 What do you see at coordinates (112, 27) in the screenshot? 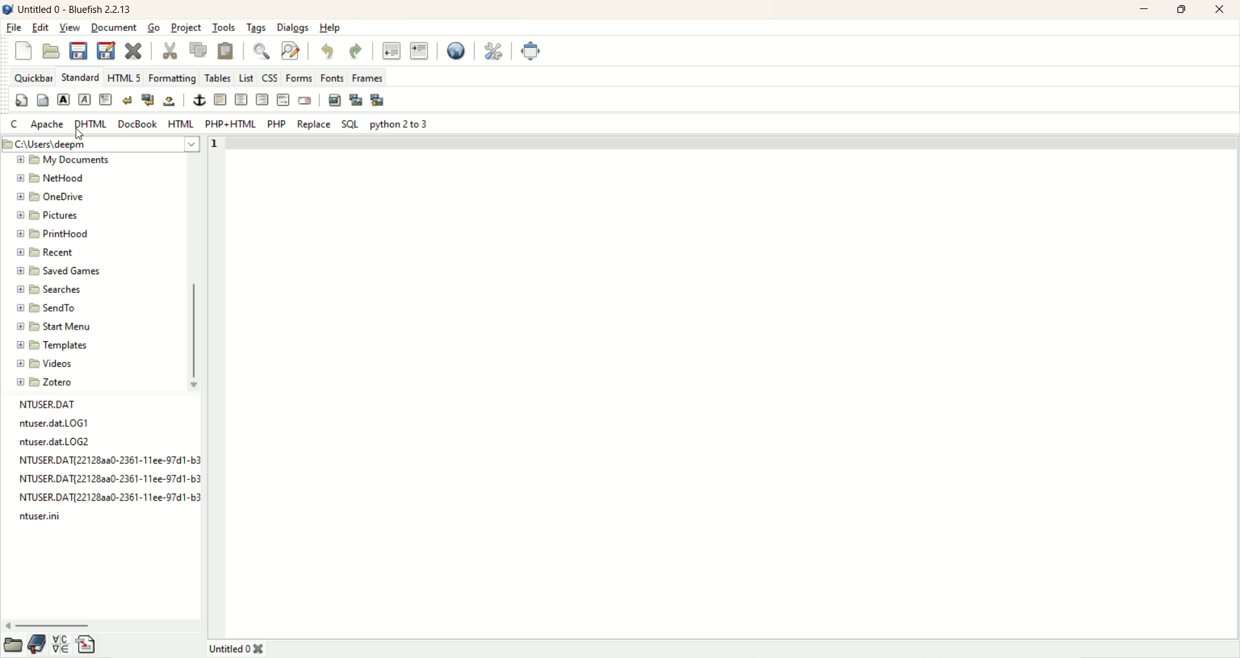
I see `document` at bounding box center [112, 27].